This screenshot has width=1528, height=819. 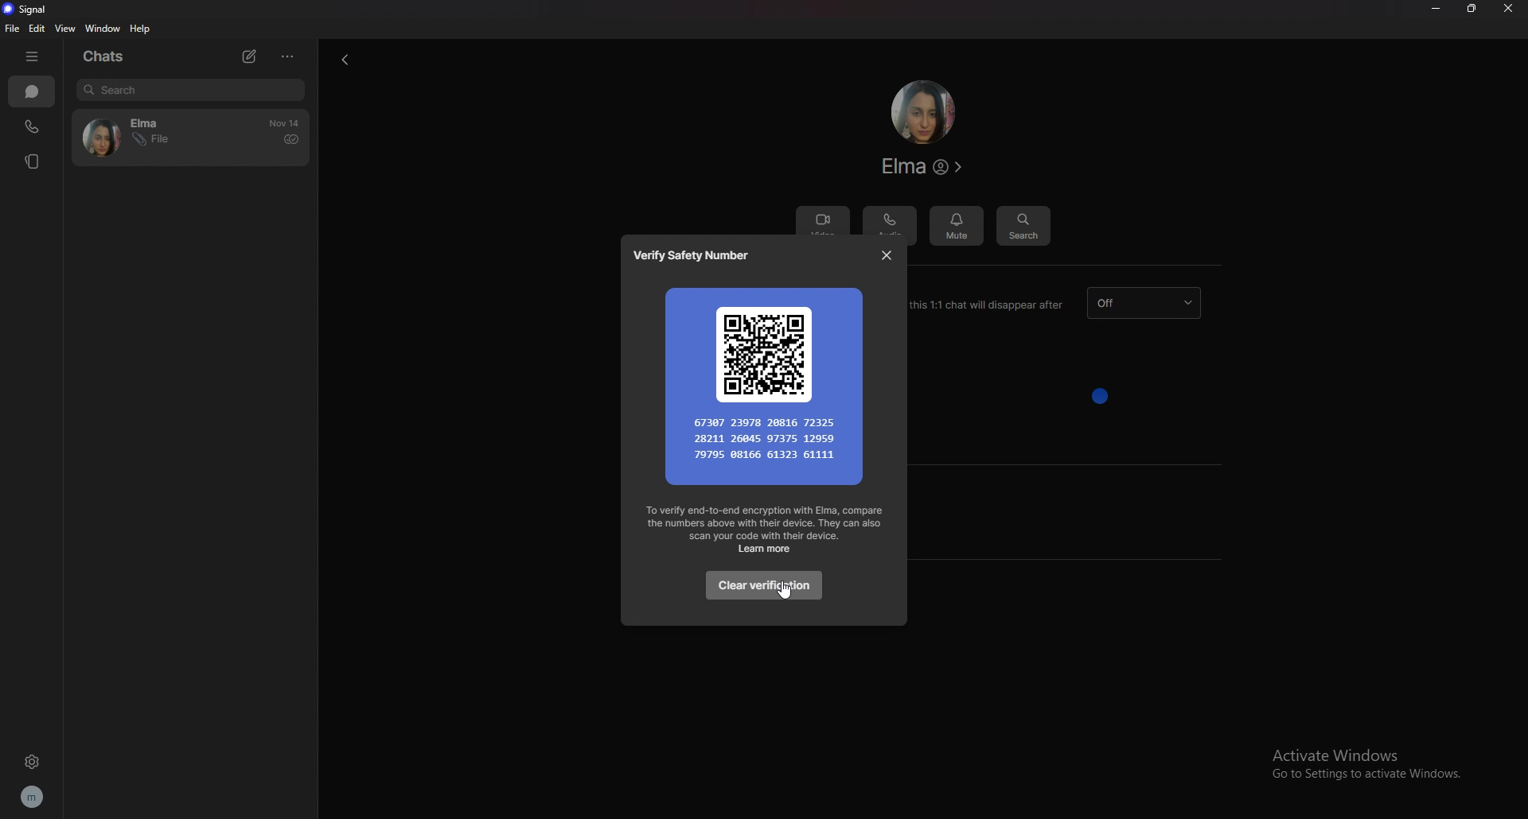 What do you see at coordinates (697, 256) in the screenshot?
I see `verify safety number` at bounding box center [697, 256].